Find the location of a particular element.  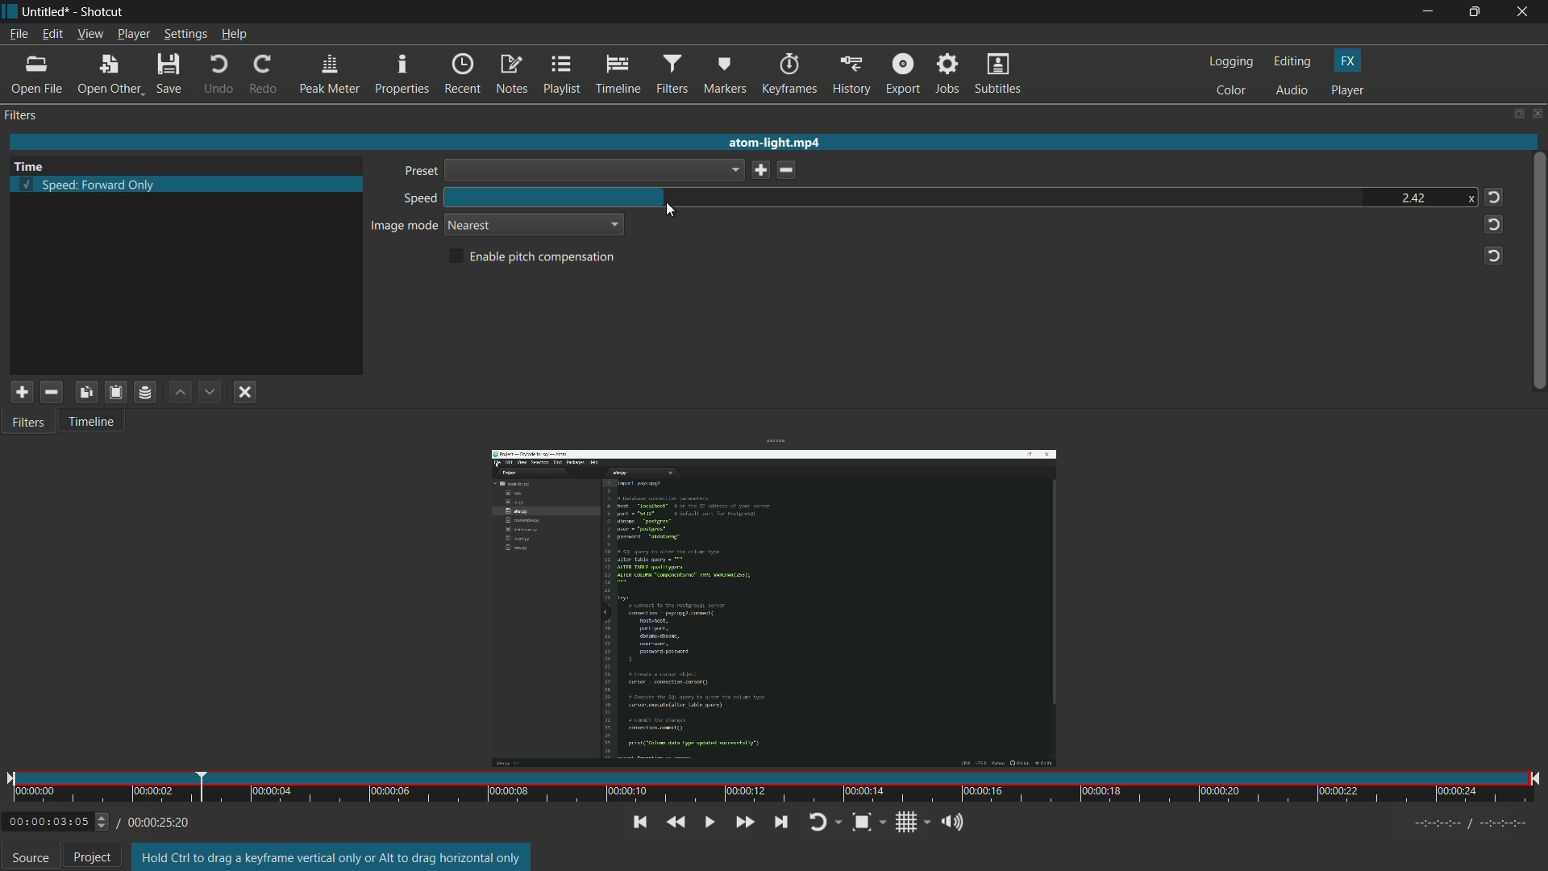

recent is located at coordinates (463, 75).